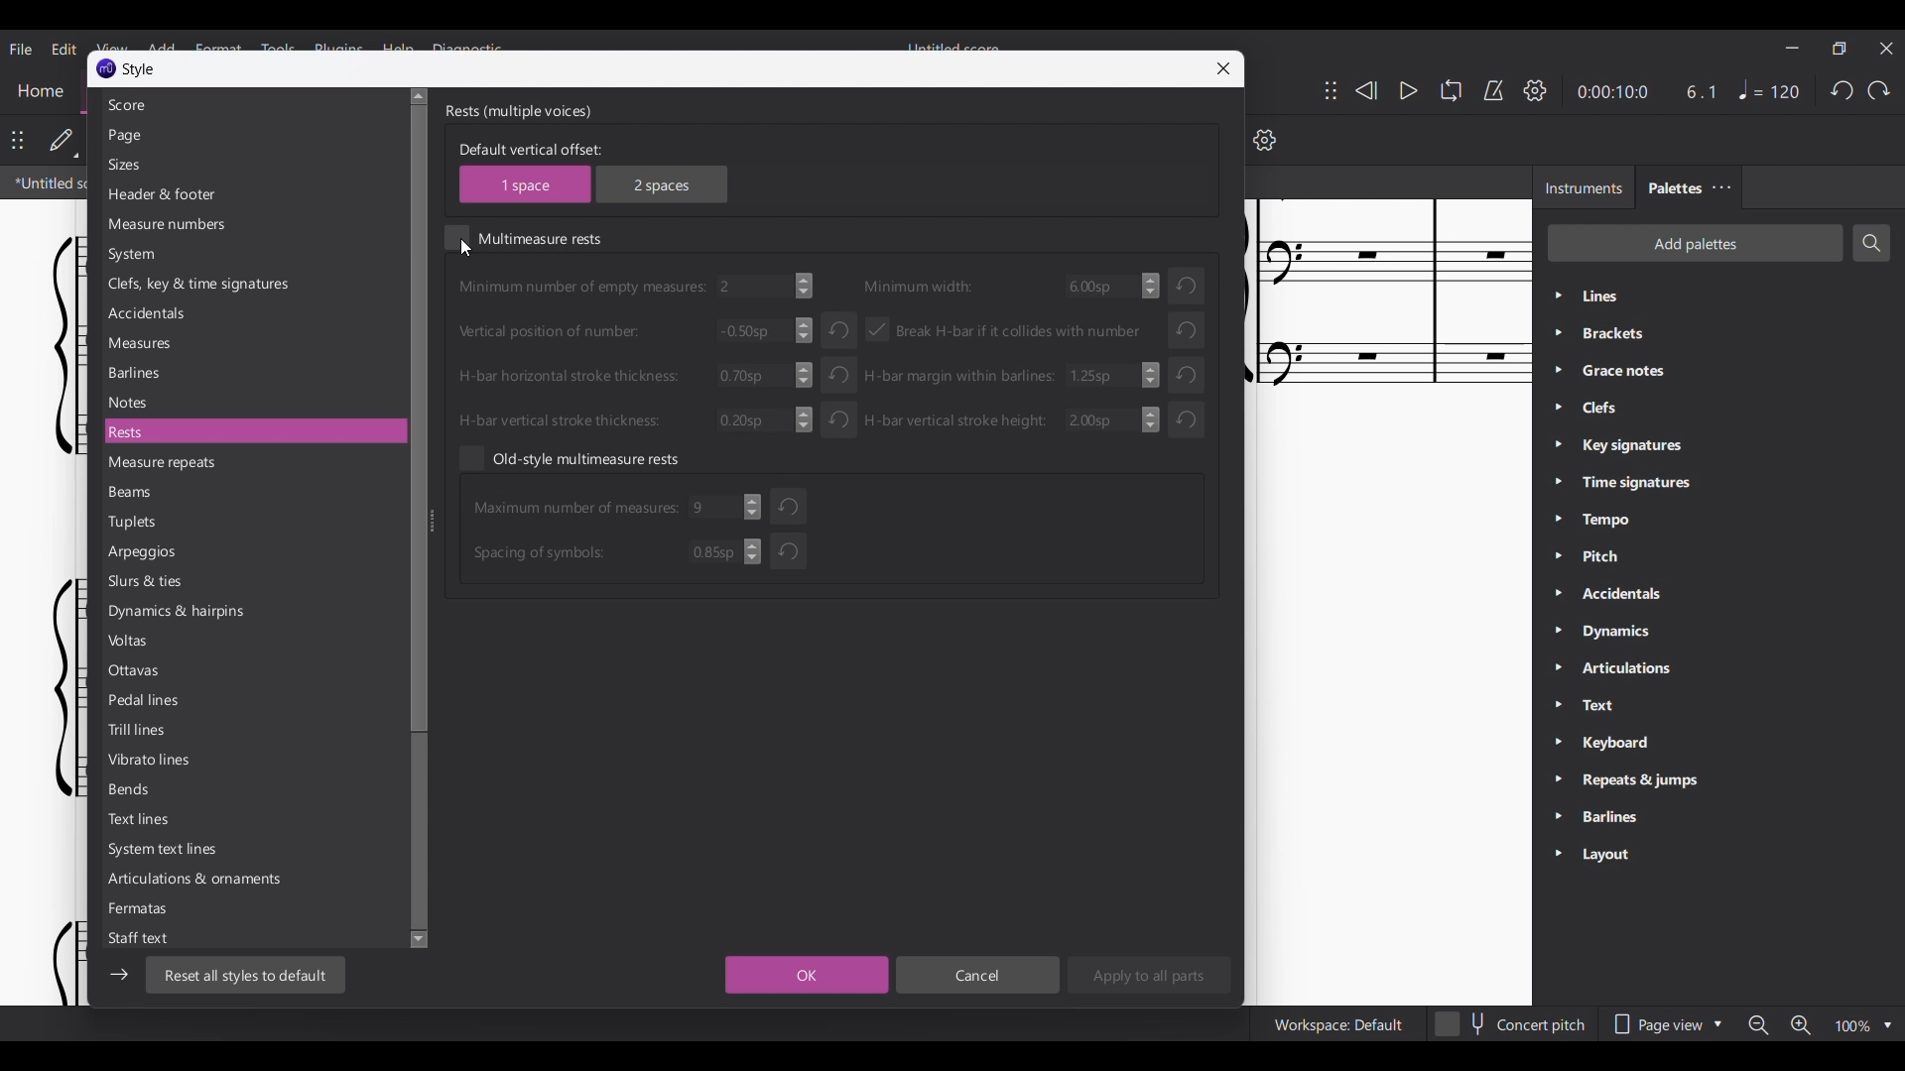 The height and width of the screenshot is (1071, 1905). I want to click on Arpeggios, so click(251, 552).